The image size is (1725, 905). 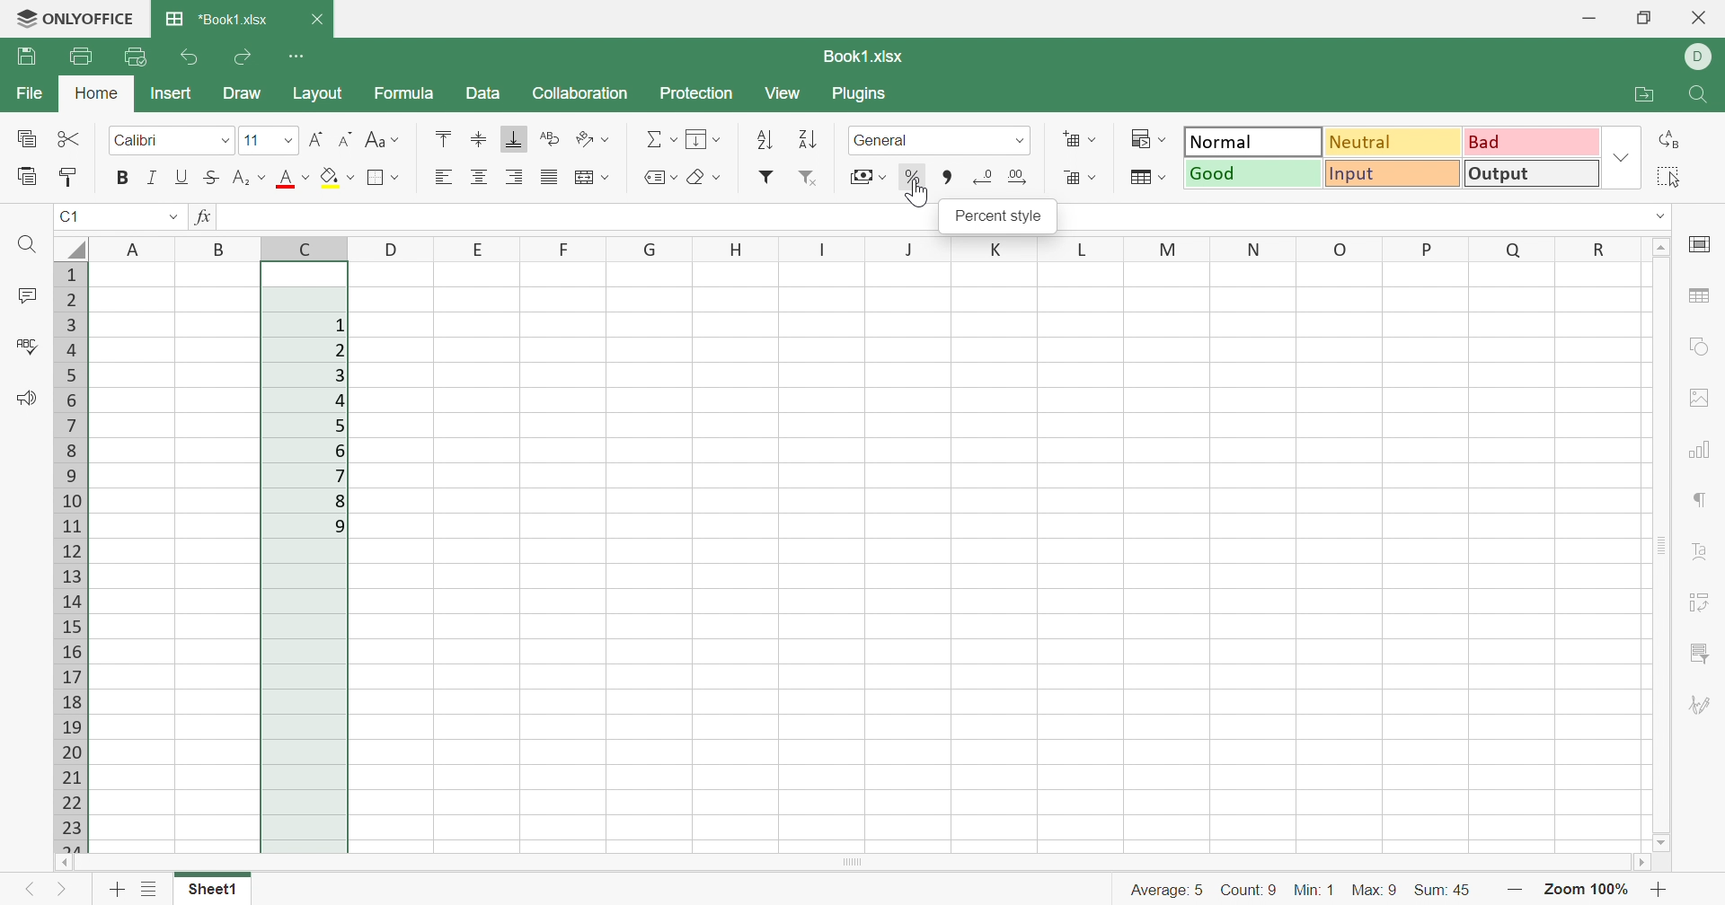 What do you see at coordinates (1315, 890) in the screenshot?
I see `Min: 1` at bounding box center [1315, 890].